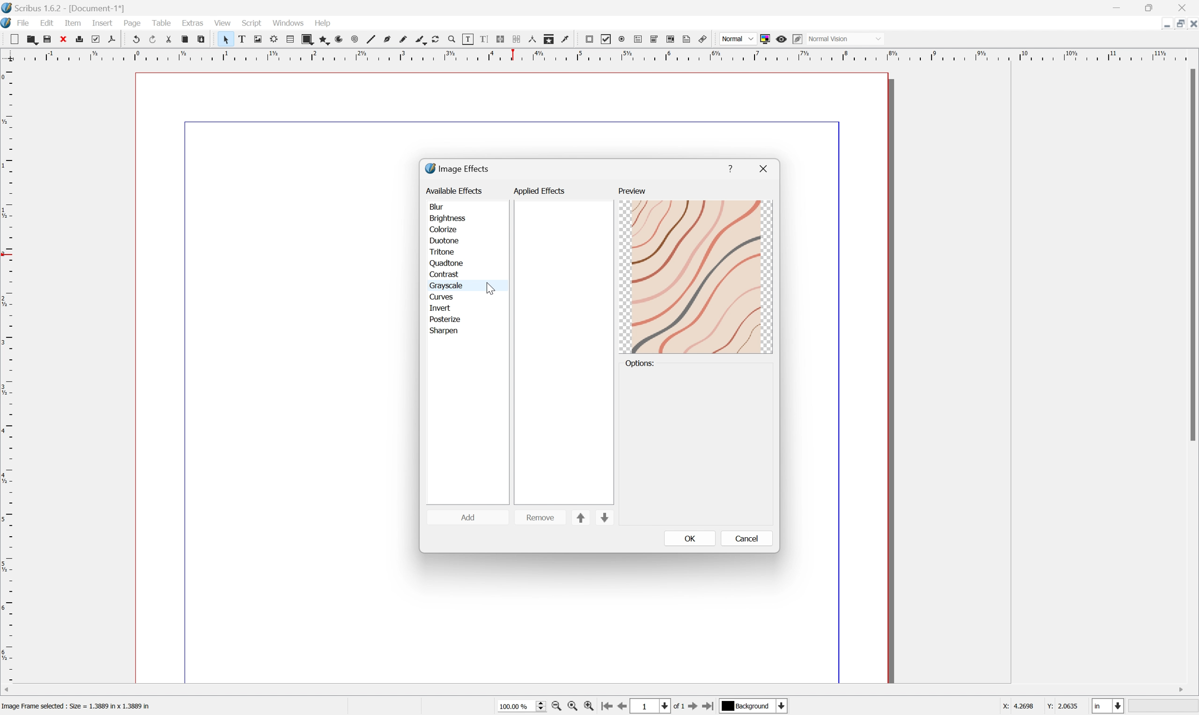 This screenshot has height=715, width=1199. I want to click on brightness, so click(447, 219).